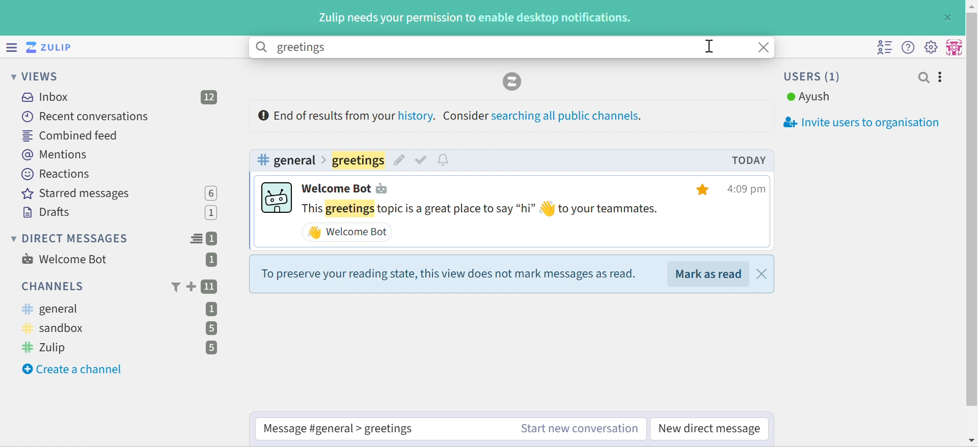  What do you see at coordinates (971, 6) in the screenshot?
I see `Scroll up` at bounding box center [971, 6].